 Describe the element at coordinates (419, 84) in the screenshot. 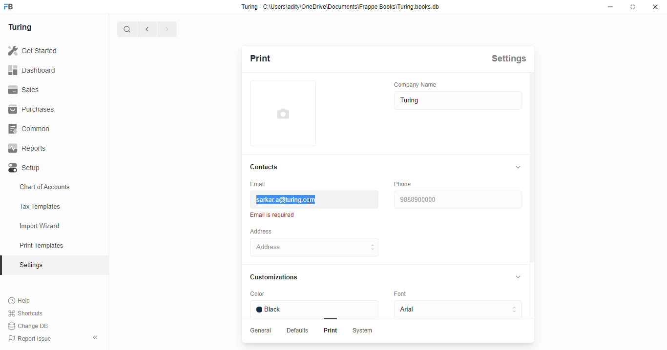

I see `‘Company Name` at that location.